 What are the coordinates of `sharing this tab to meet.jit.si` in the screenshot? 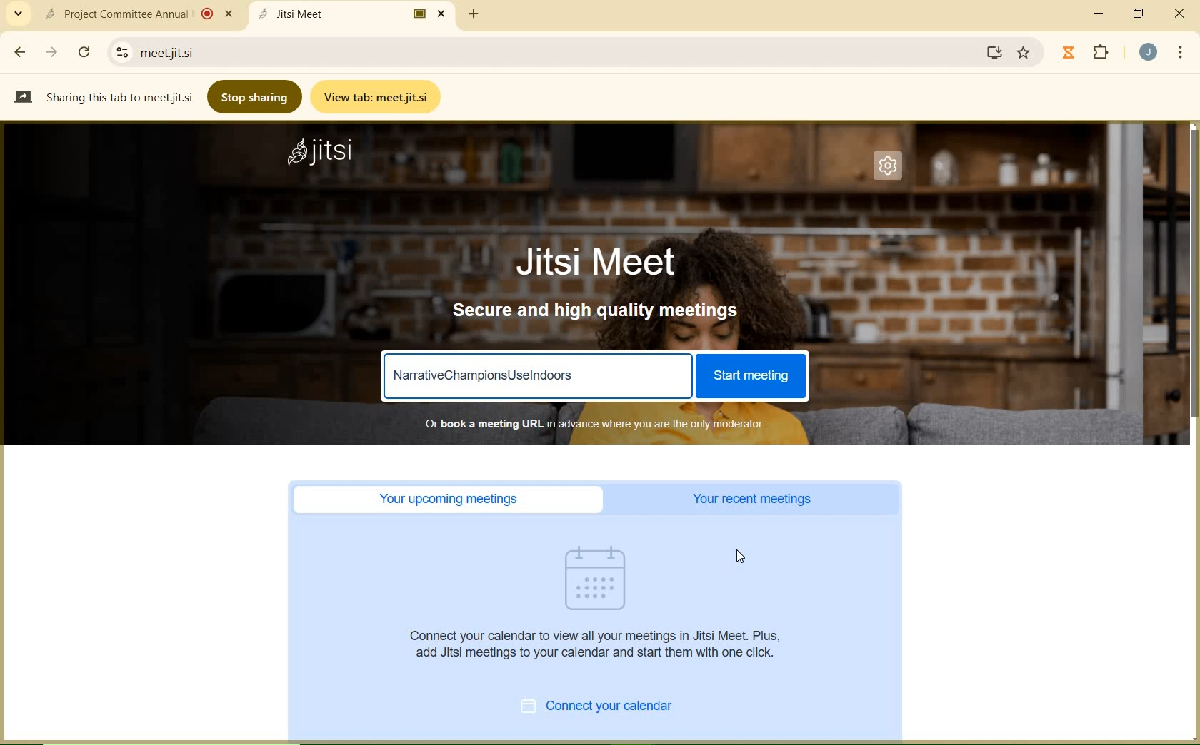 It's located at (102, 99).